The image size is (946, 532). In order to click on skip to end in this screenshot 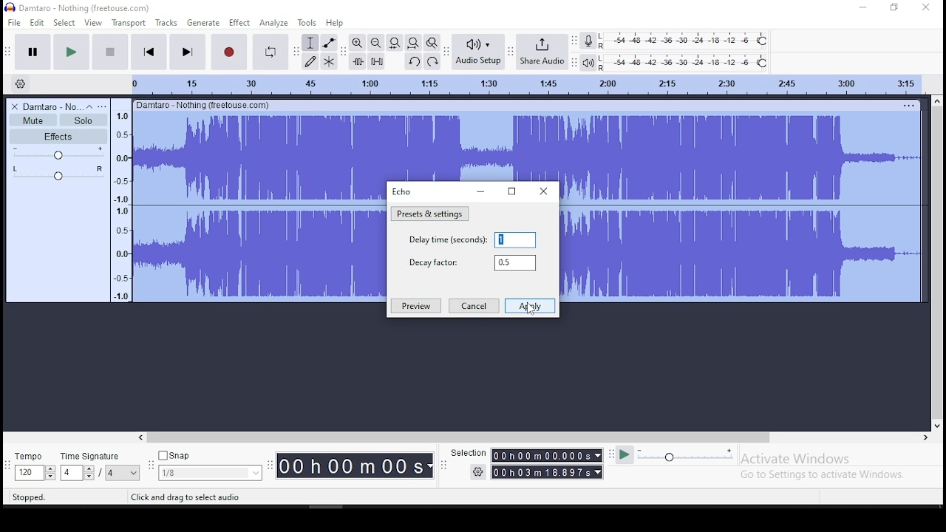, I will do `click(186, 52)`.